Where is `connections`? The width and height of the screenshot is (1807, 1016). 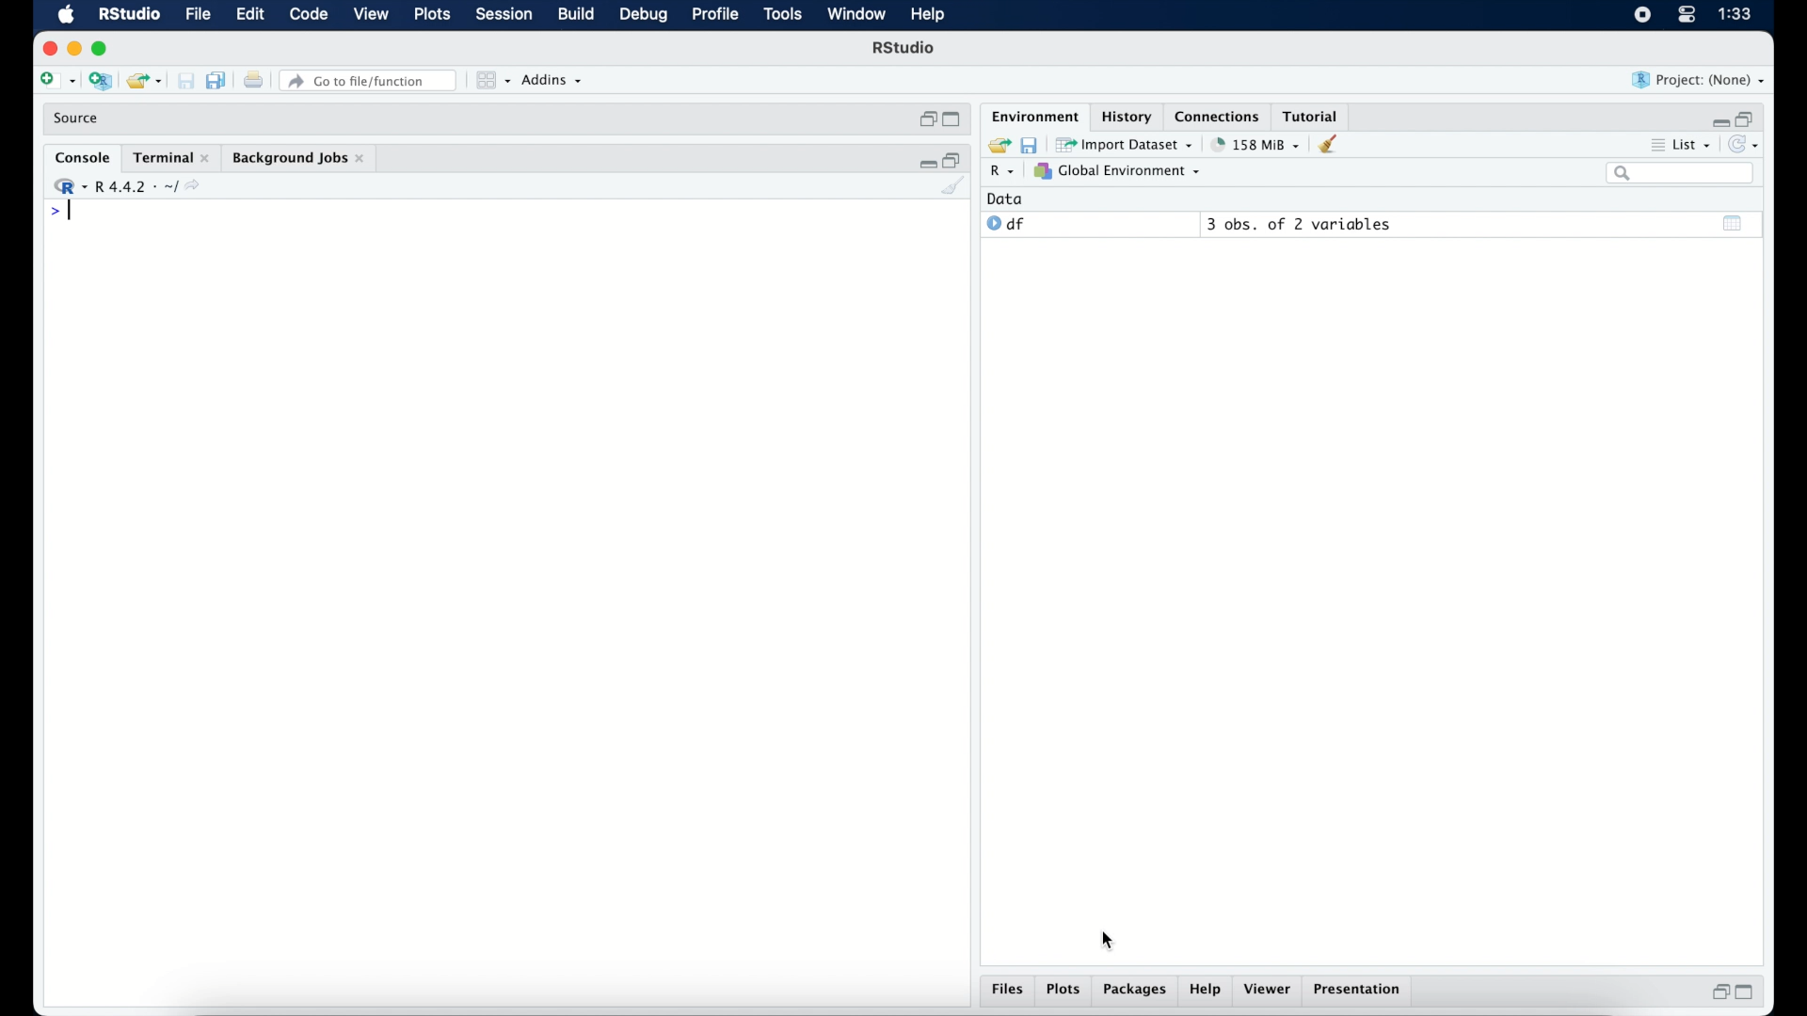 connections is located at coordinates (1220, 116).